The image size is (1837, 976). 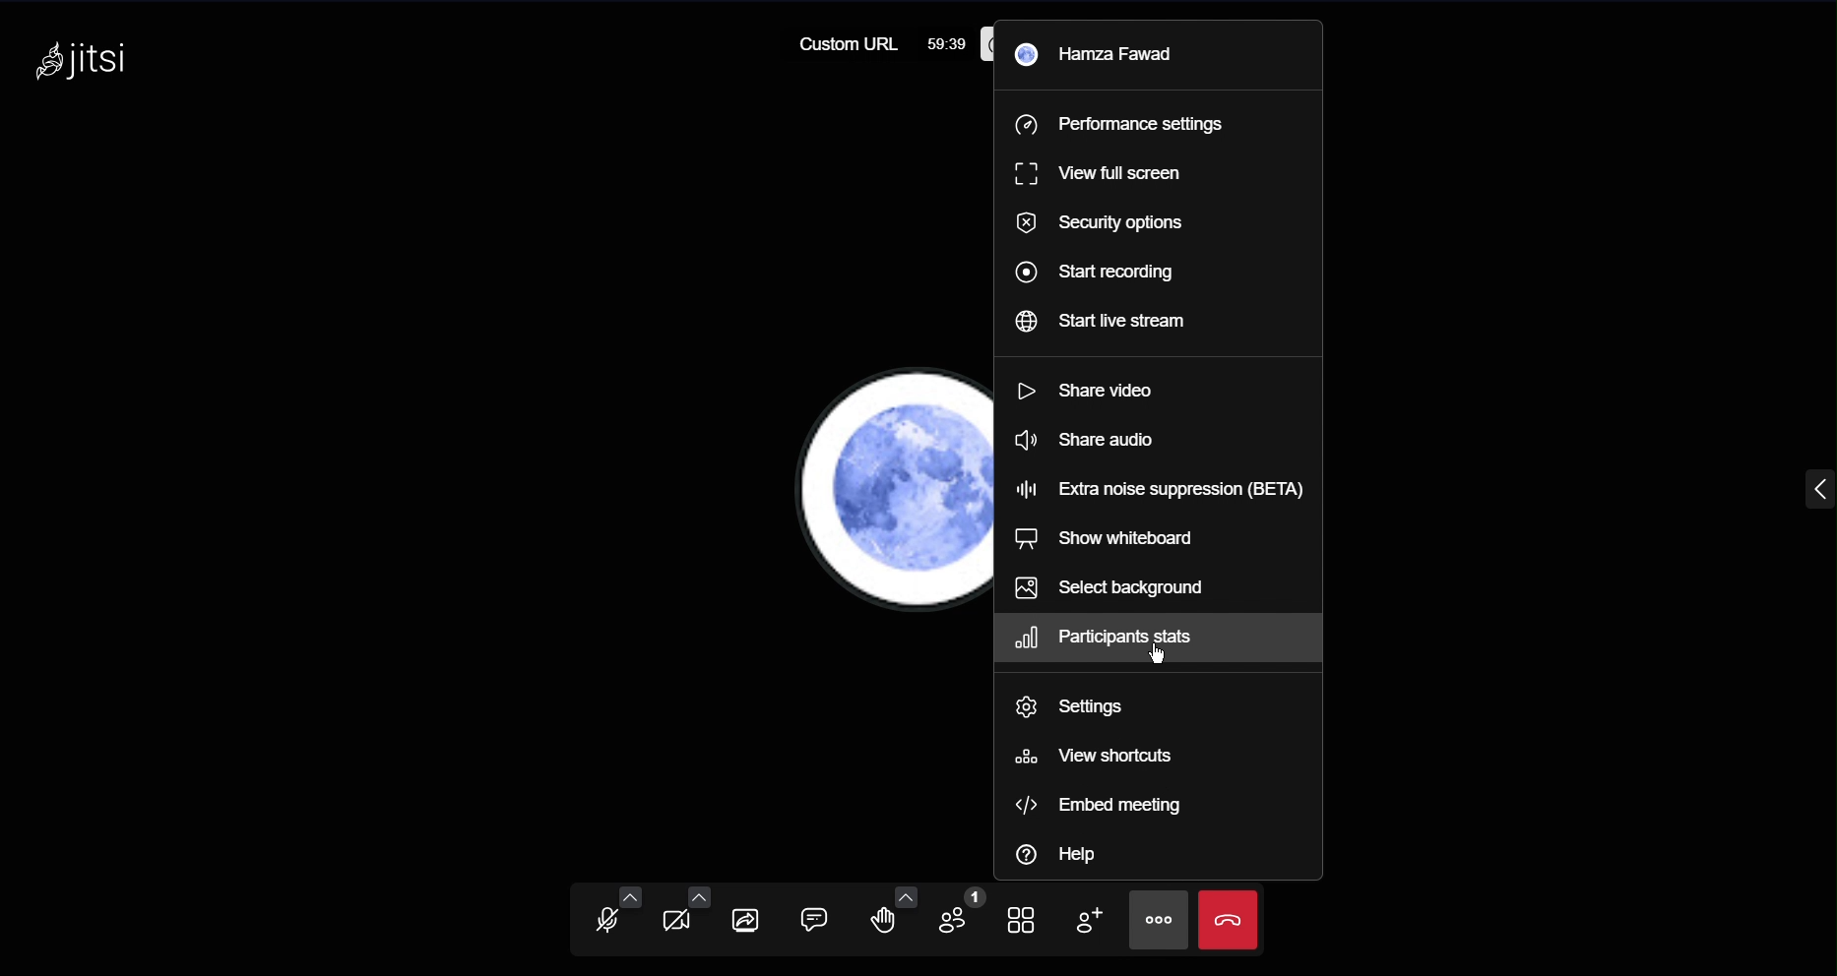 I want to click on Security options, so click(x=1102, y=224).